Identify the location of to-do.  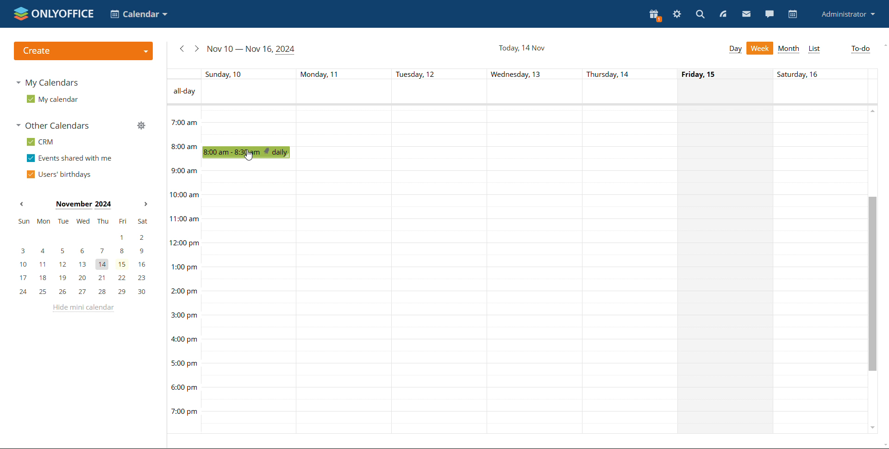
(859, 50).